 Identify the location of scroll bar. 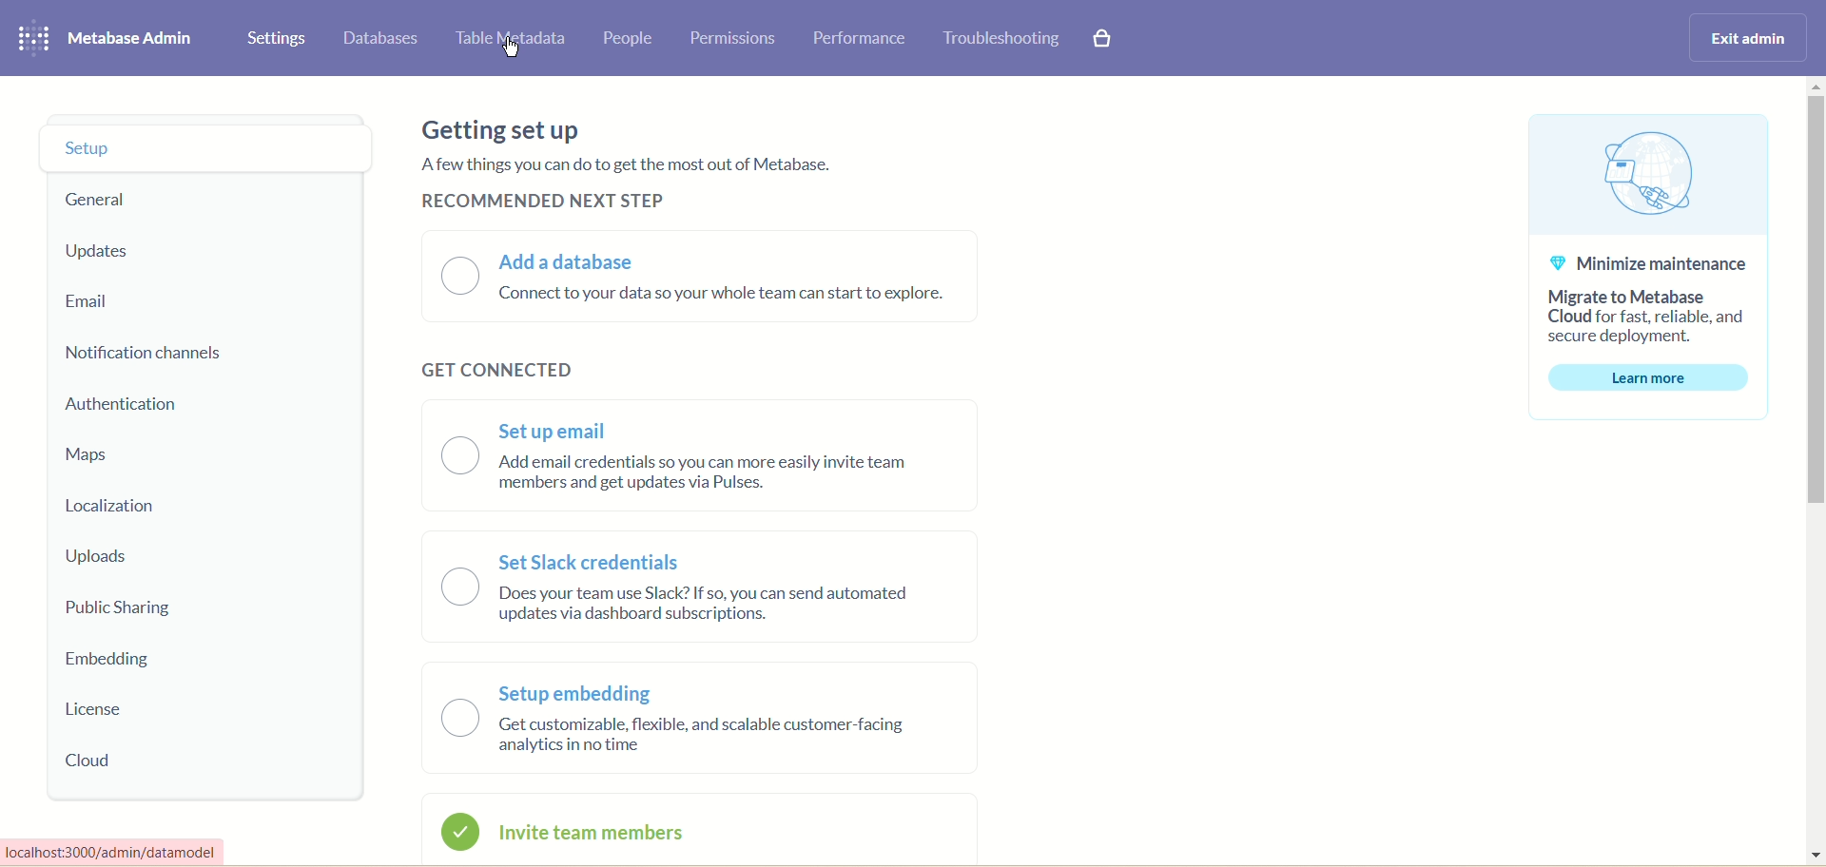
(1814, 470).